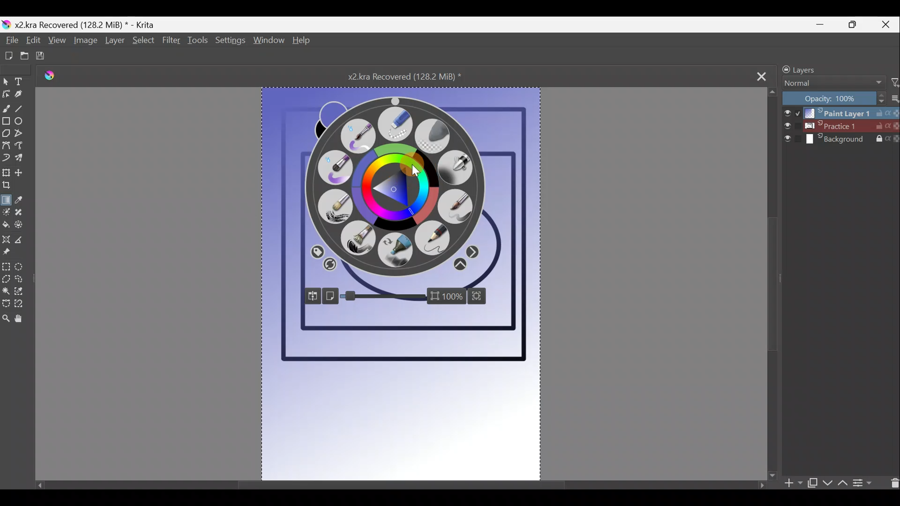 This screenshot has width=900, height=506. Describe the element at coordinates (826, 483) in the screenshot. I see `Move layer/mask down` at that location.